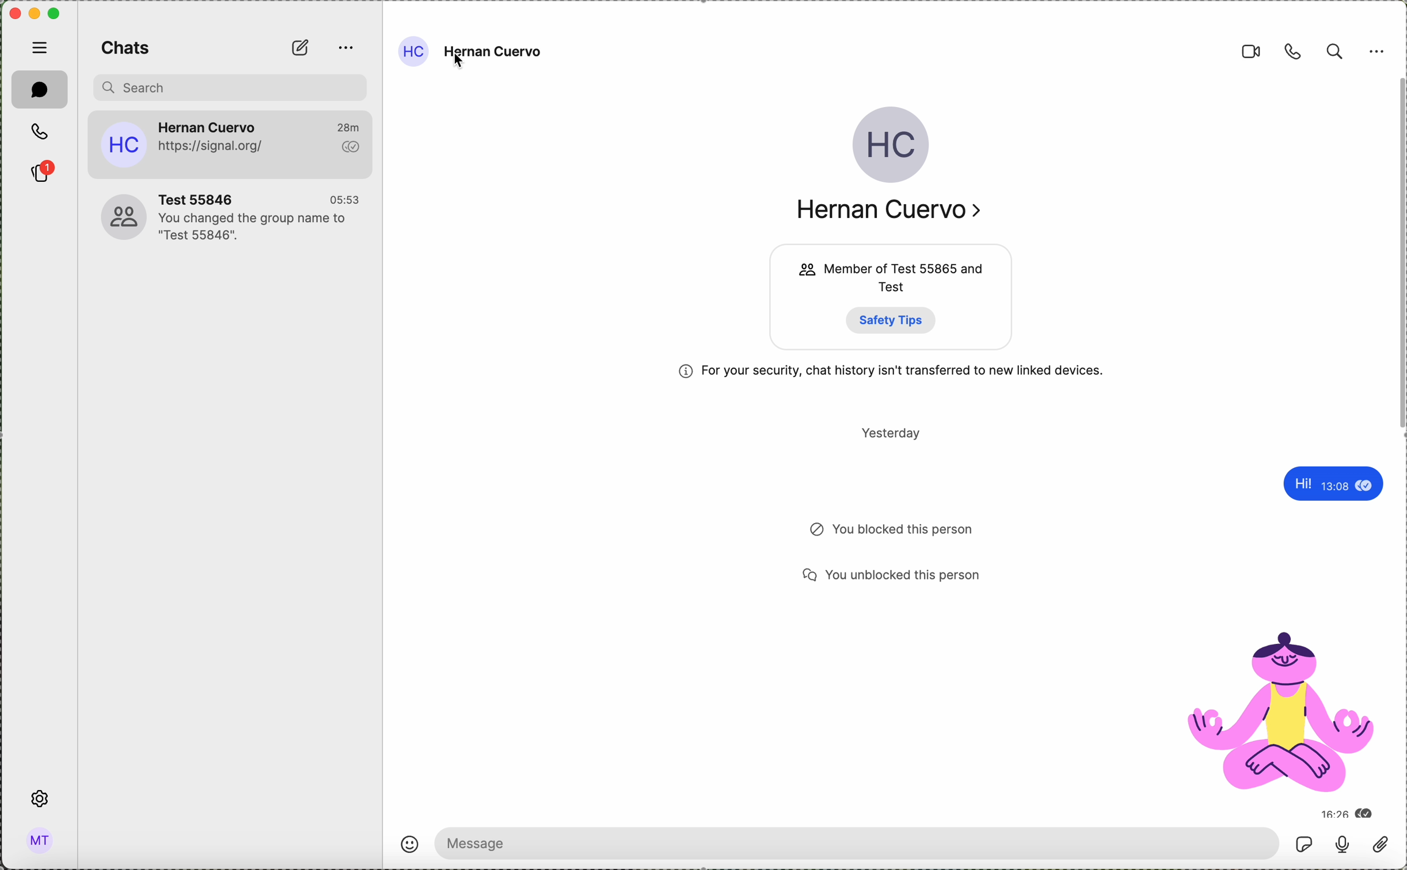  I want to click on 28m, so click(353, 125).